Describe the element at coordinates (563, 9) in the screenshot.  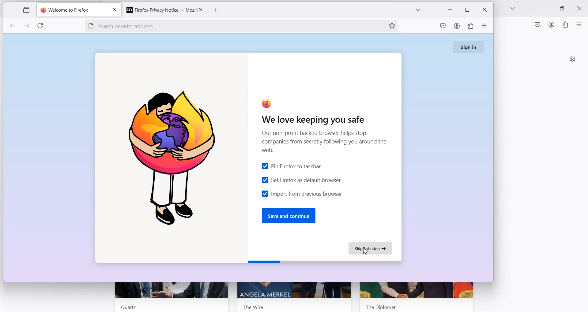
I see `Maximize` at that location.